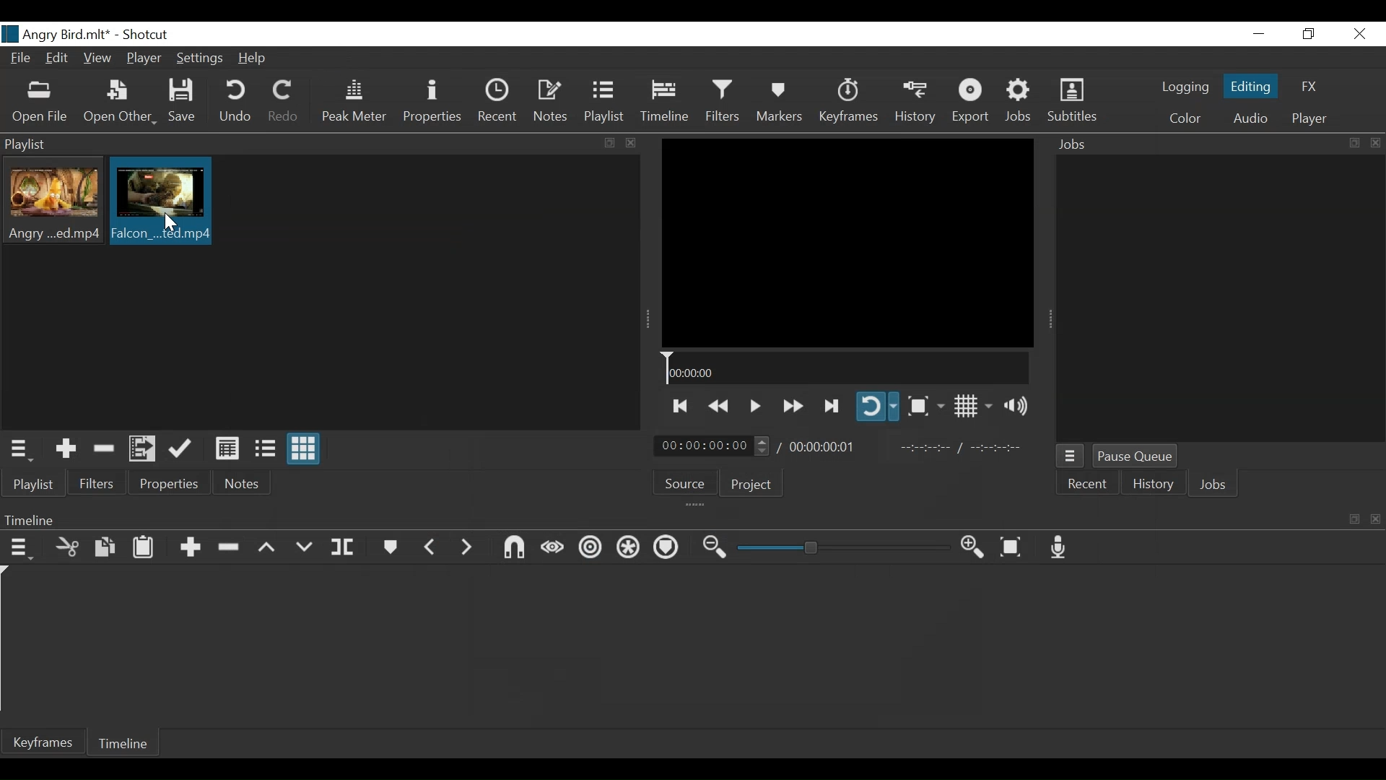 This screenshot has width=1386, height=780. I want to click on Settings, so click(201, 60).